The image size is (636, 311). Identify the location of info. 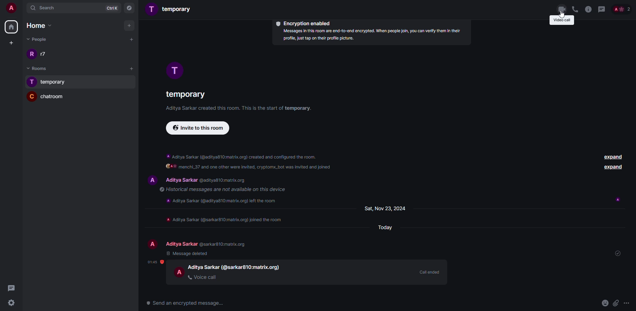
(370, 35).